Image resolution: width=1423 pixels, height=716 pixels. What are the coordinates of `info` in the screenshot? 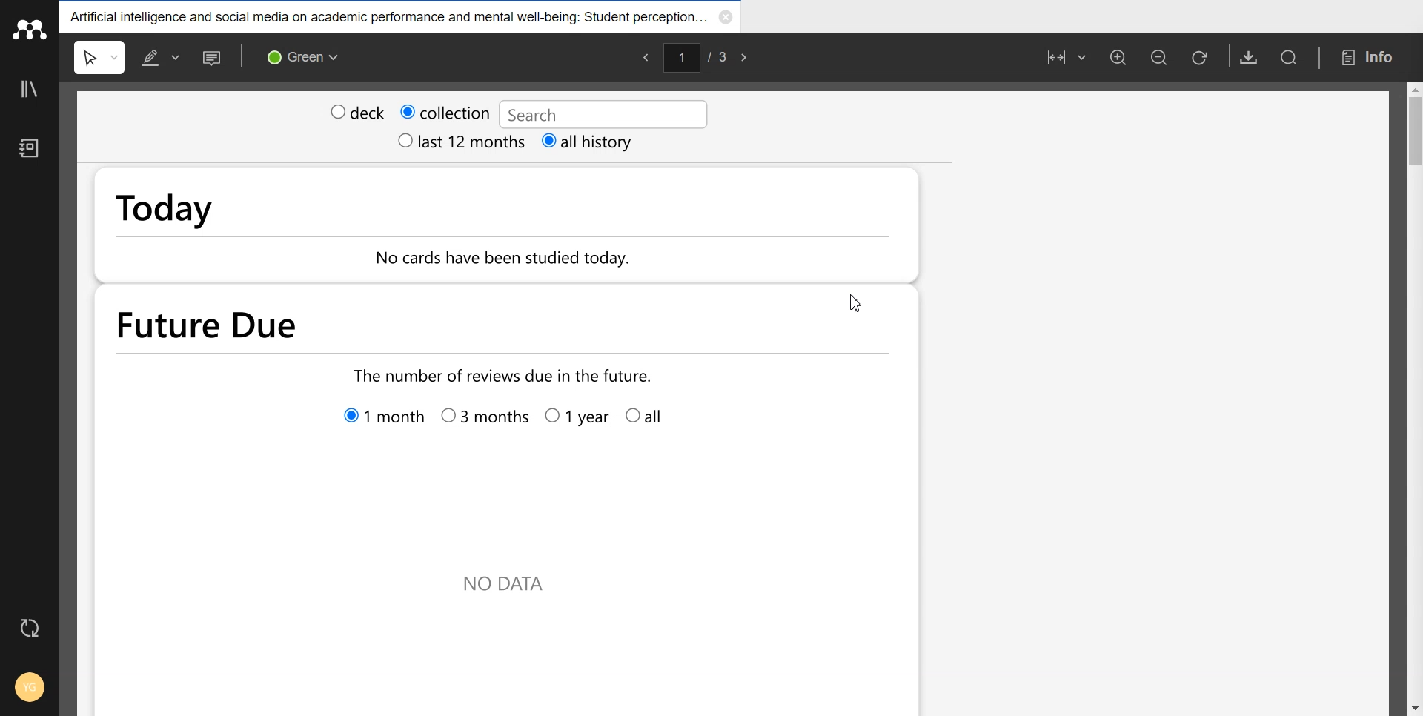 It's located at (1372, 56).